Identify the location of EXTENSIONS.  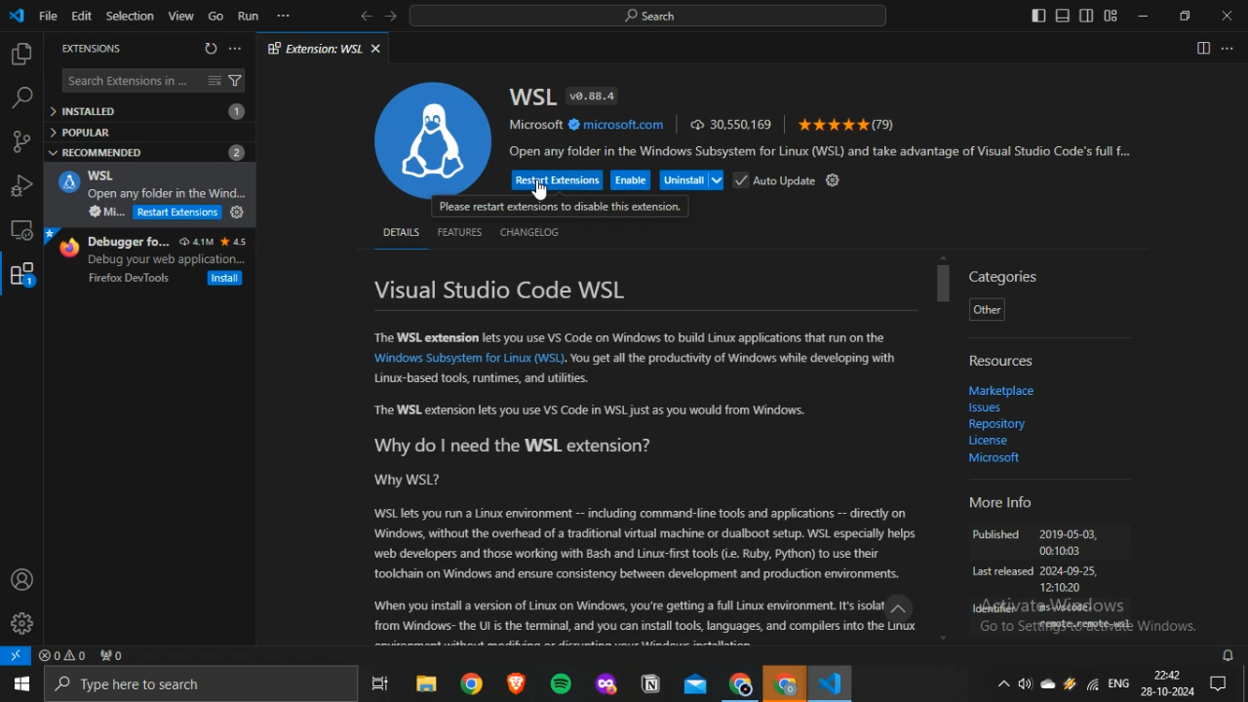
(90, 50).